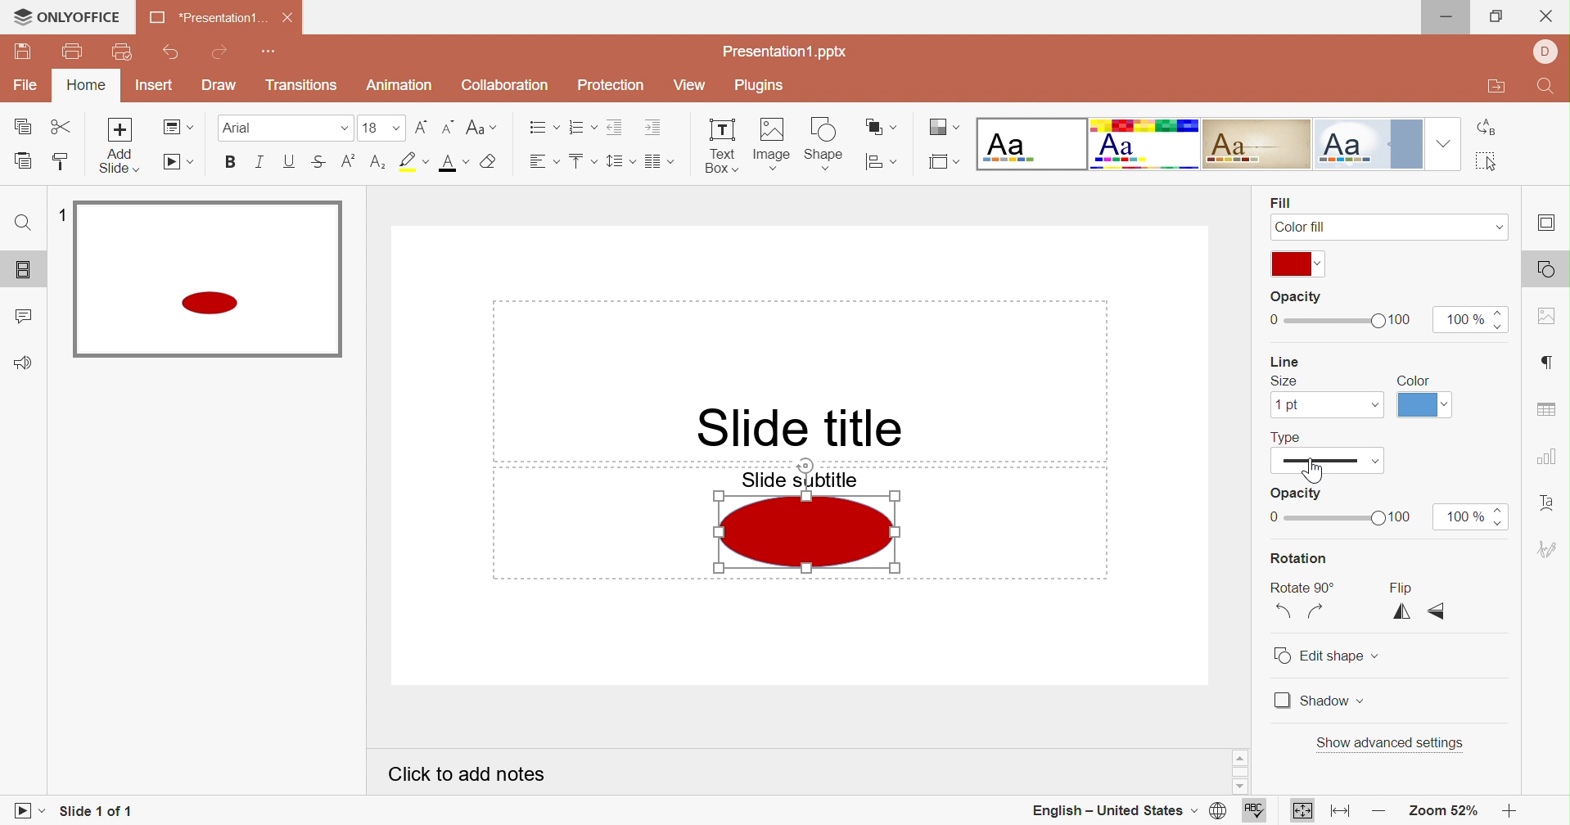 The image size is (1570, 825). What do you see at coordinates (24, 268) in the screenshot?
I see `Slides` at bounding box center [24, 268].